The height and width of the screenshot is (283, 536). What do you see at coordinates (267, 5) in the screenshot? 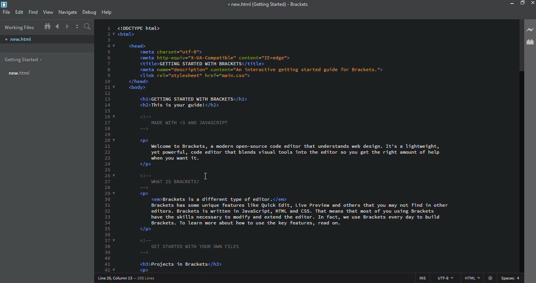
I see `brackets` at bounding box center [267, 5].